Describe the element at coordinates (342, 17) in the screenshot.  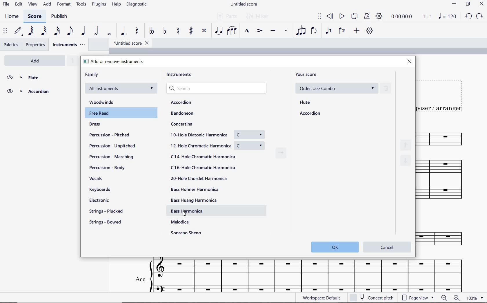
I see `play` at that location.